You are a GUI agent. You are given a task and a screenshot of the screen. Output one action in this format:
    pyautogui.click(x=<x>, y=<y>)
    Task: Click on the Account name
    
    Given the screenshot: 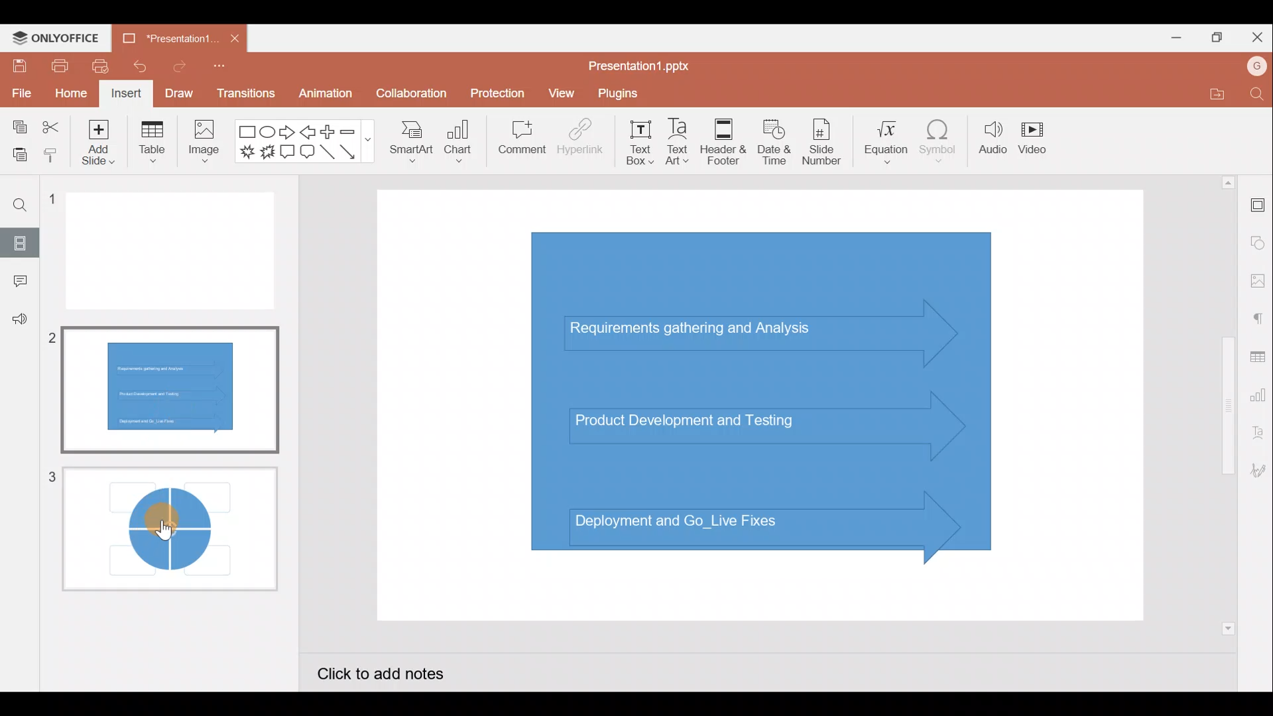 What is the action you would take?
    pyautogui.click(x=1252, y=68)
    